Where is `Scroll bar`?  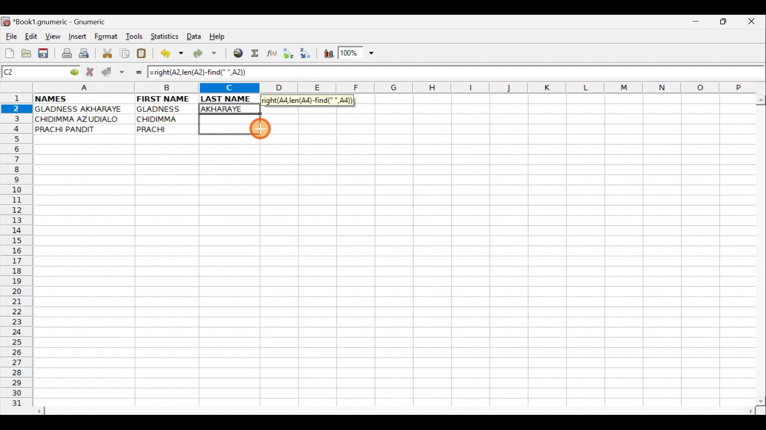 Scroll bar is located at coordinates (759, 248).